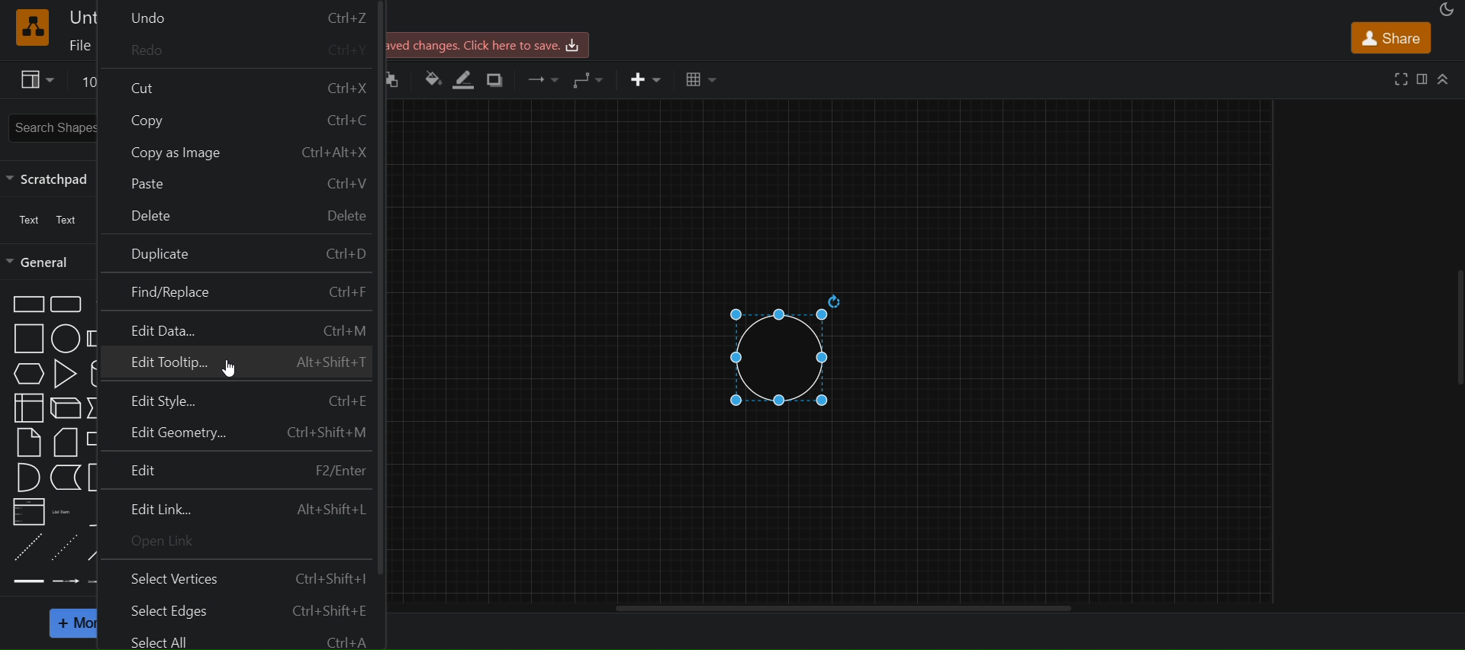  Describe the element at coordinates (241, 541) in the screenshot. I see `open link` at that location.